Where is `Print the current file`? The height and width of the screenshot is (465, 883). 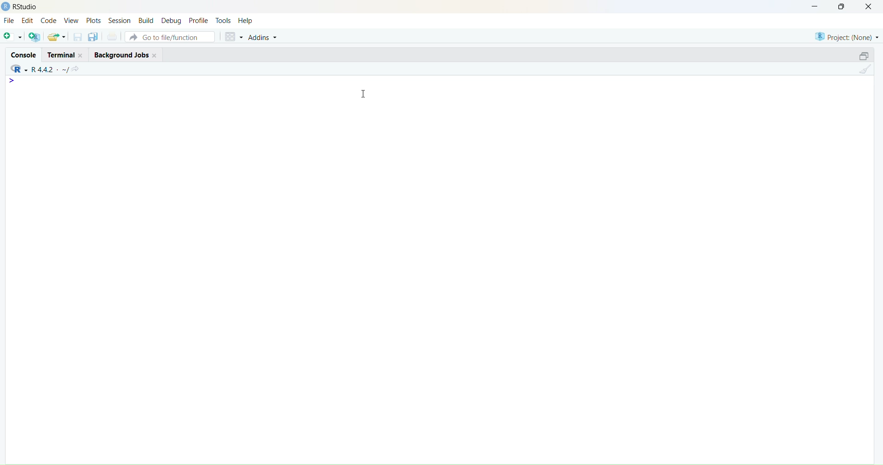 Print the current file is located at coordinates (112, 37).